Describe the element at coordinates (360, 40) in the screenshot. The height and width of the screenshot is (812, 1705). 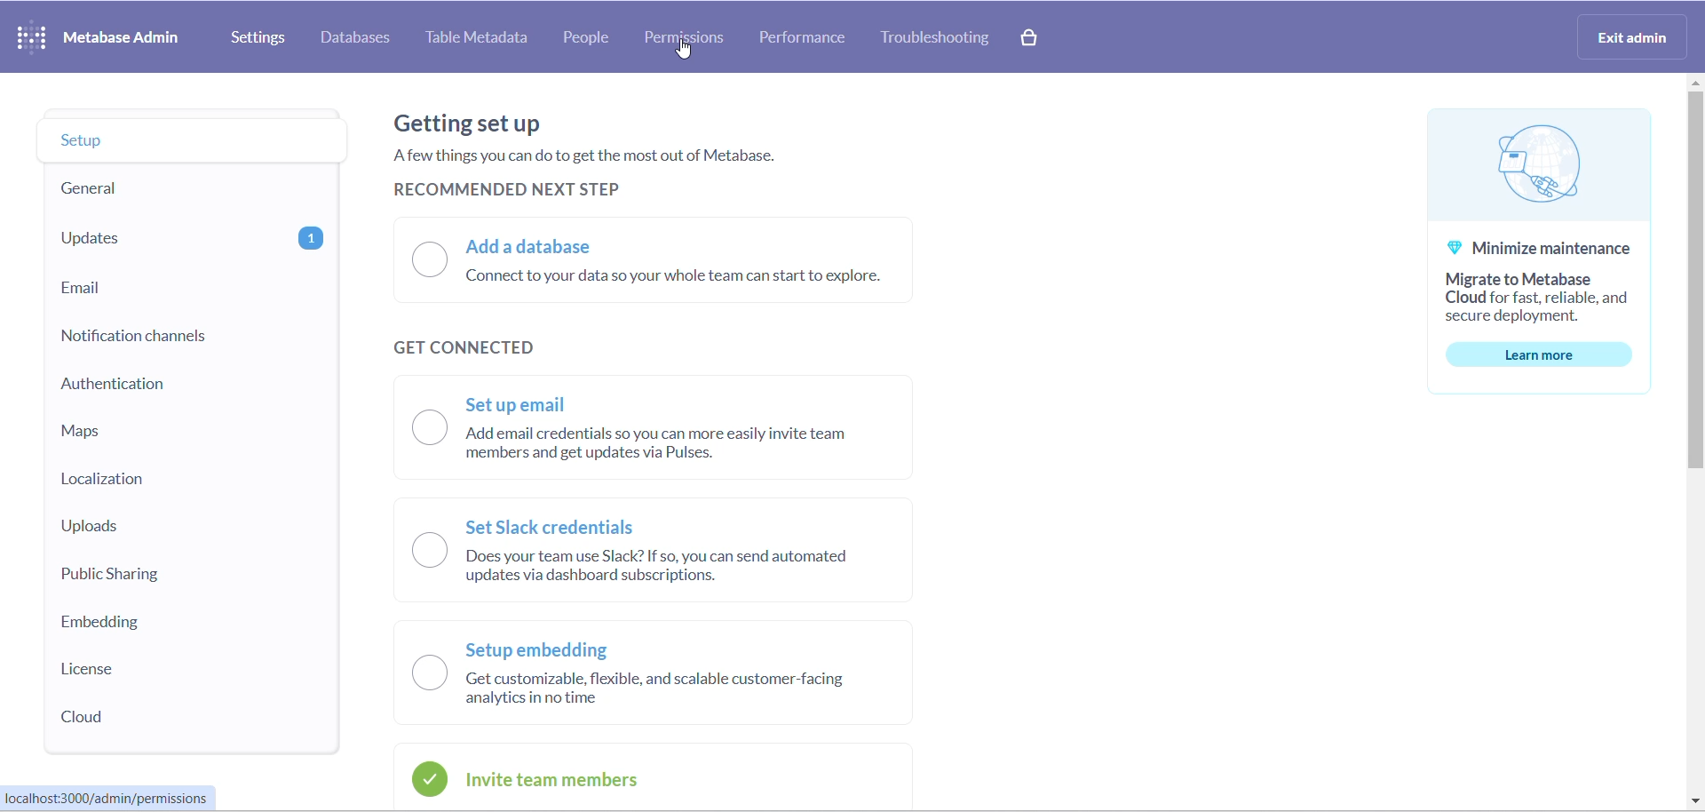
I see `databases` at that location.